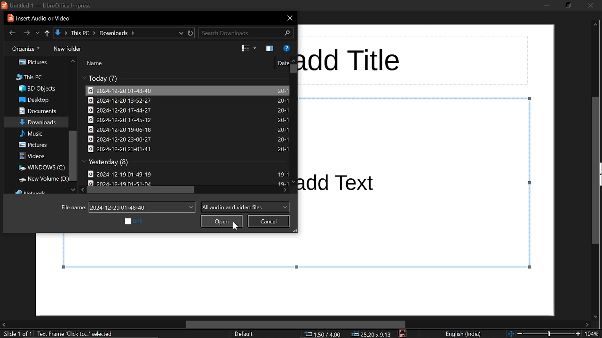  Describe the element at coordinates (597, 315) in the screenshot. I see `move down` at that location.